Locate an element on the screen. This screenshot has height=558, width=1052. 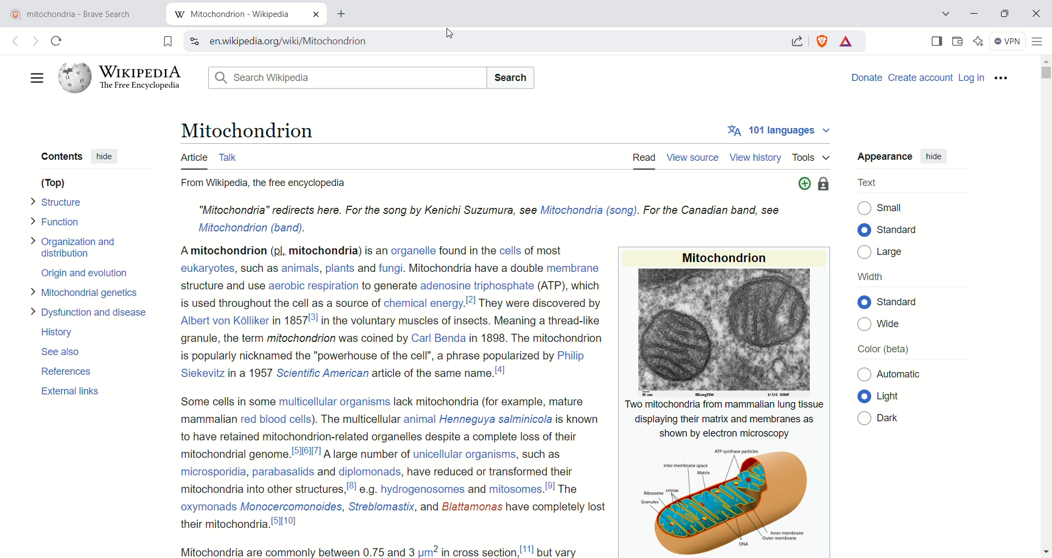
"Mitochondria" redirects here. For the song by Kenichi Suzumura, see Mitochondria (song). For the Canadian band, see
Mitochondrion (band). is located at coordinates (481, 217).